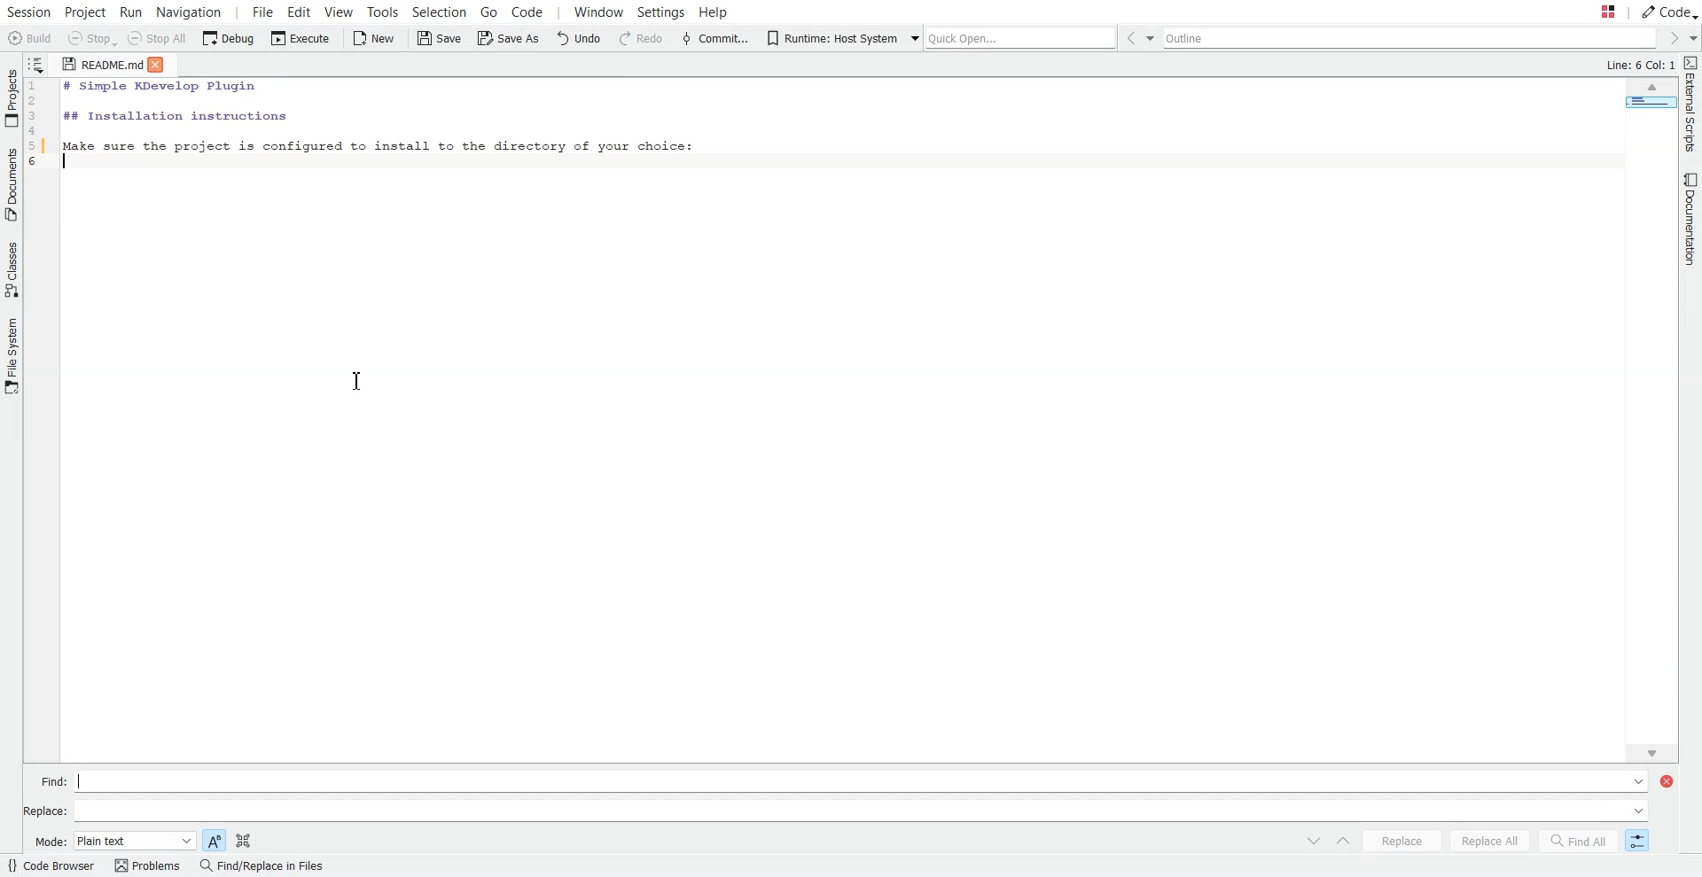 Image resolution: width=1702 pixels, height=877 pixels. I want to click on Go, so click(488, 12).